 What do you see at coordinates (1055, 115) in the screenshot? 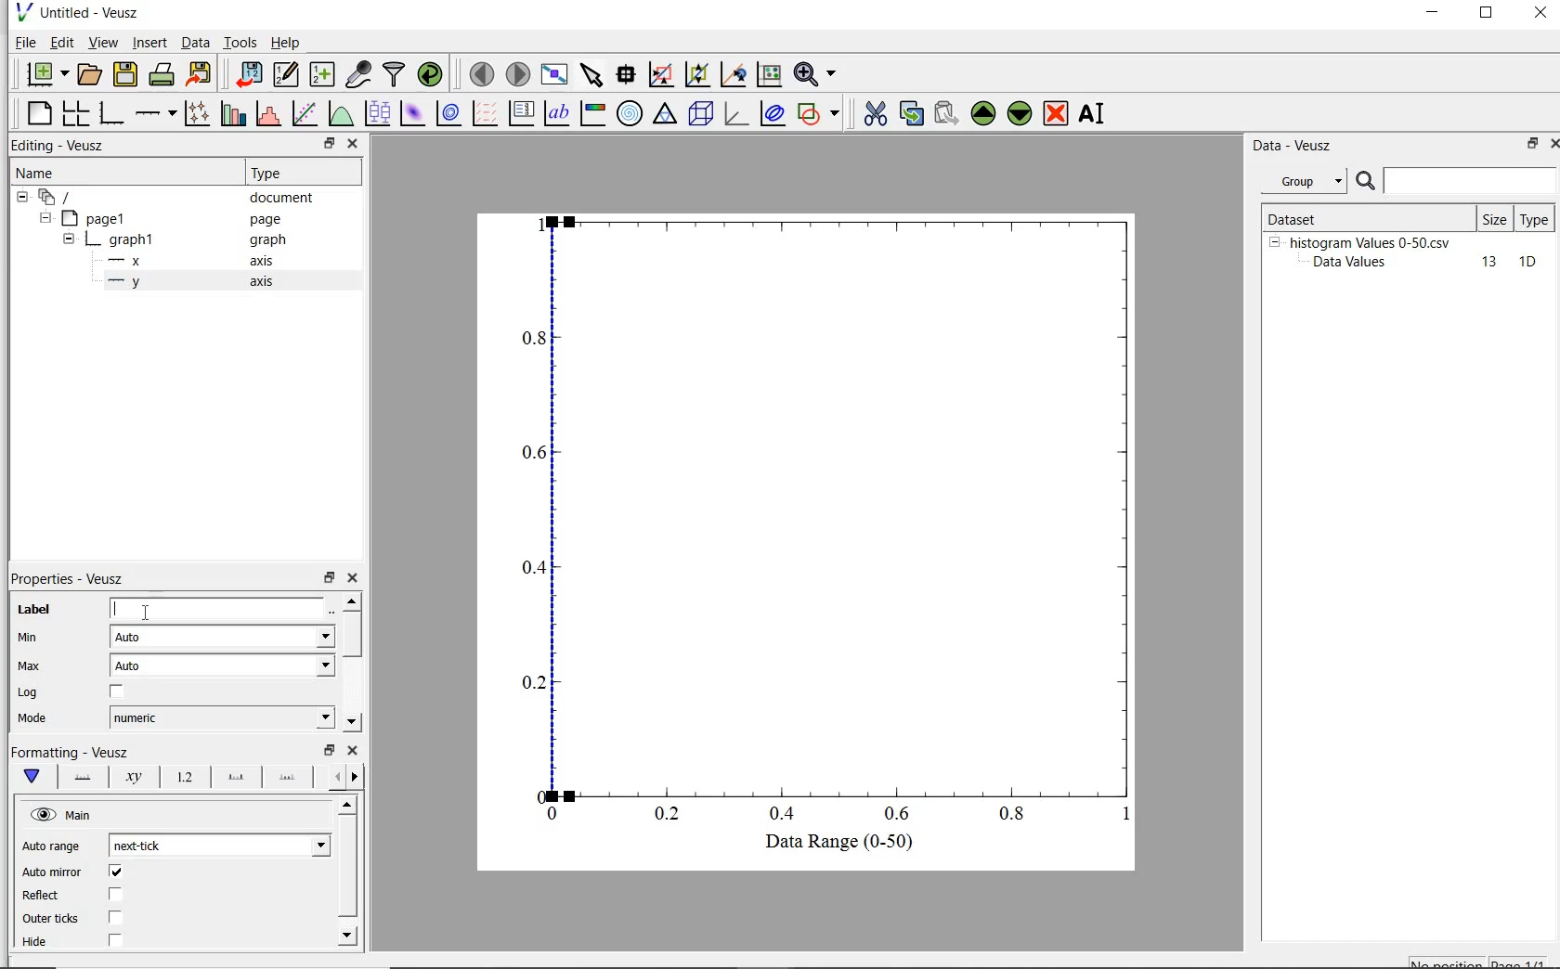
I see `remove the selected widget` at bounding box center [1055, 115].